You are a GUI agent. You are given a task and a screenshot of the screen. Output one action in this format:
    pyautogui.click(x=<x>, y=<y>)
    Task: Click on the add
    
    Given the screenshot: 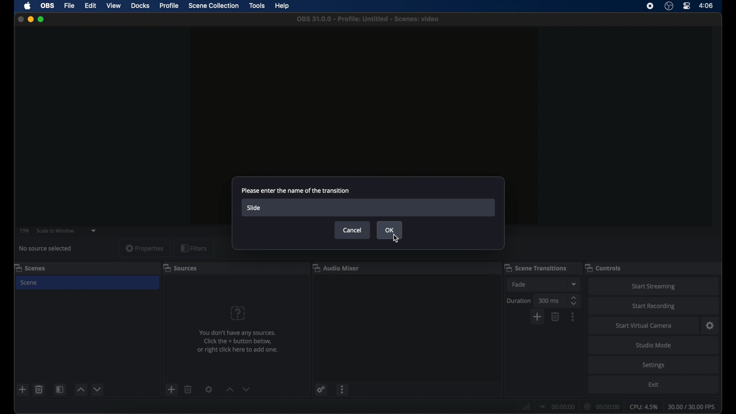 What is the action you would take?
    pyautogui.click(x=171, y=389)
    